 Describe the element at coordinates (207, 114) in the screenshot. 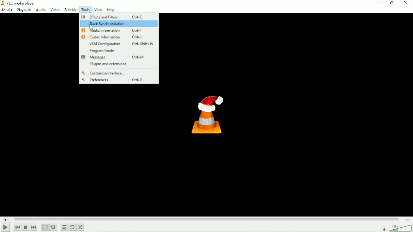

I see `Logo` at that location.